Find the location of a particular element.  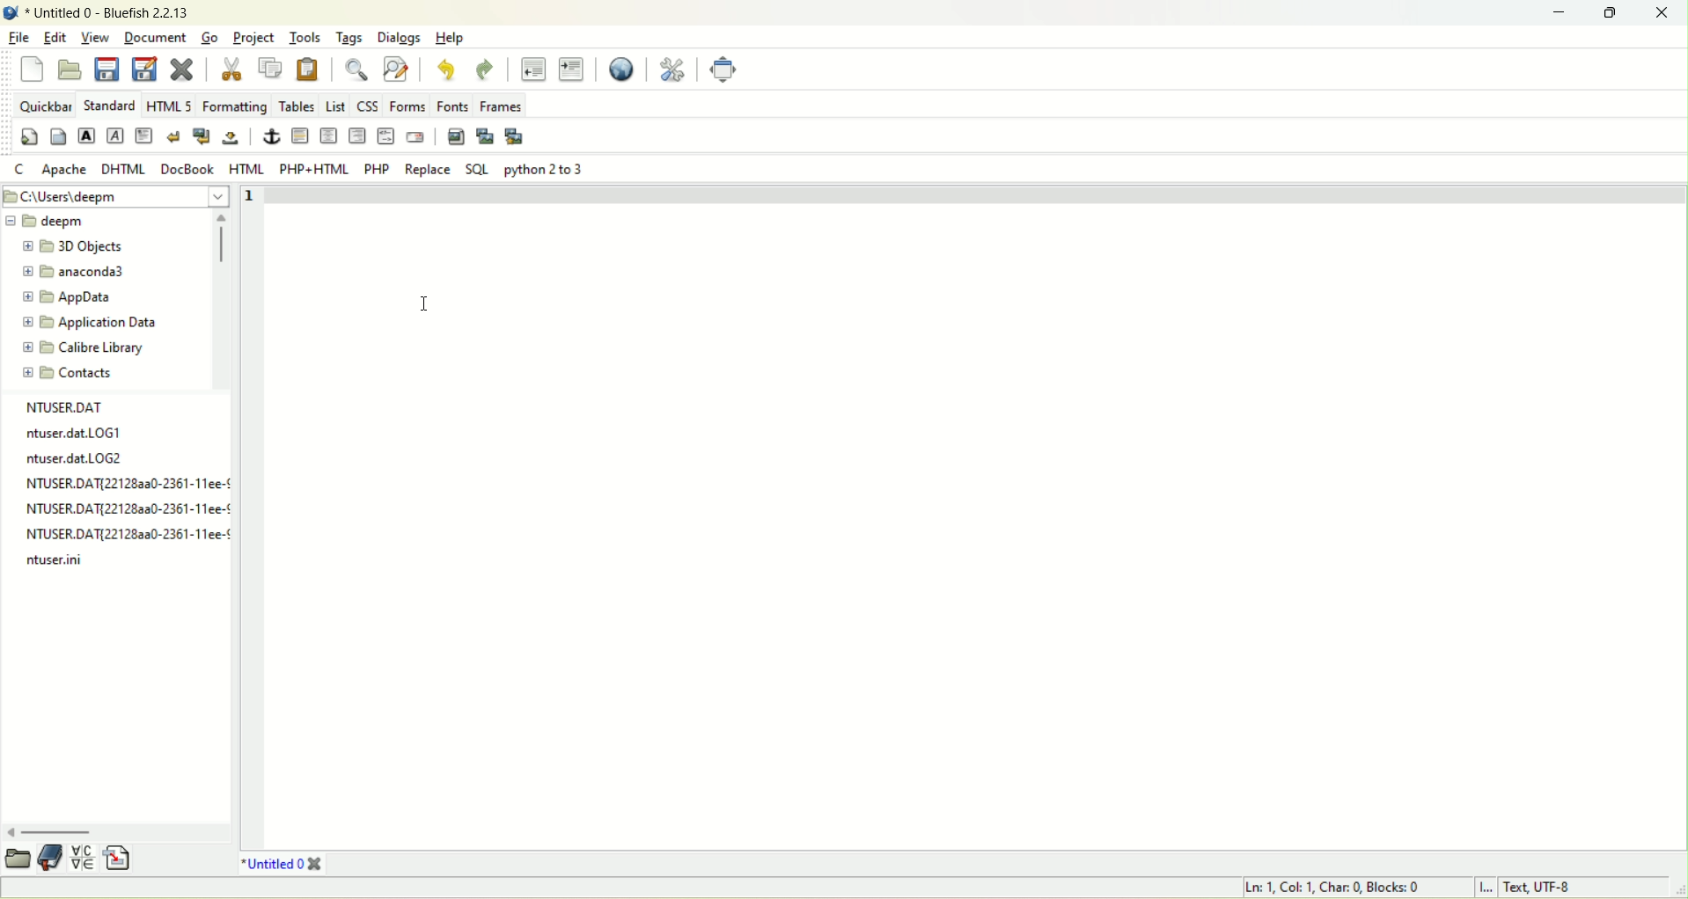

standard is located at coordinates (109, 106).